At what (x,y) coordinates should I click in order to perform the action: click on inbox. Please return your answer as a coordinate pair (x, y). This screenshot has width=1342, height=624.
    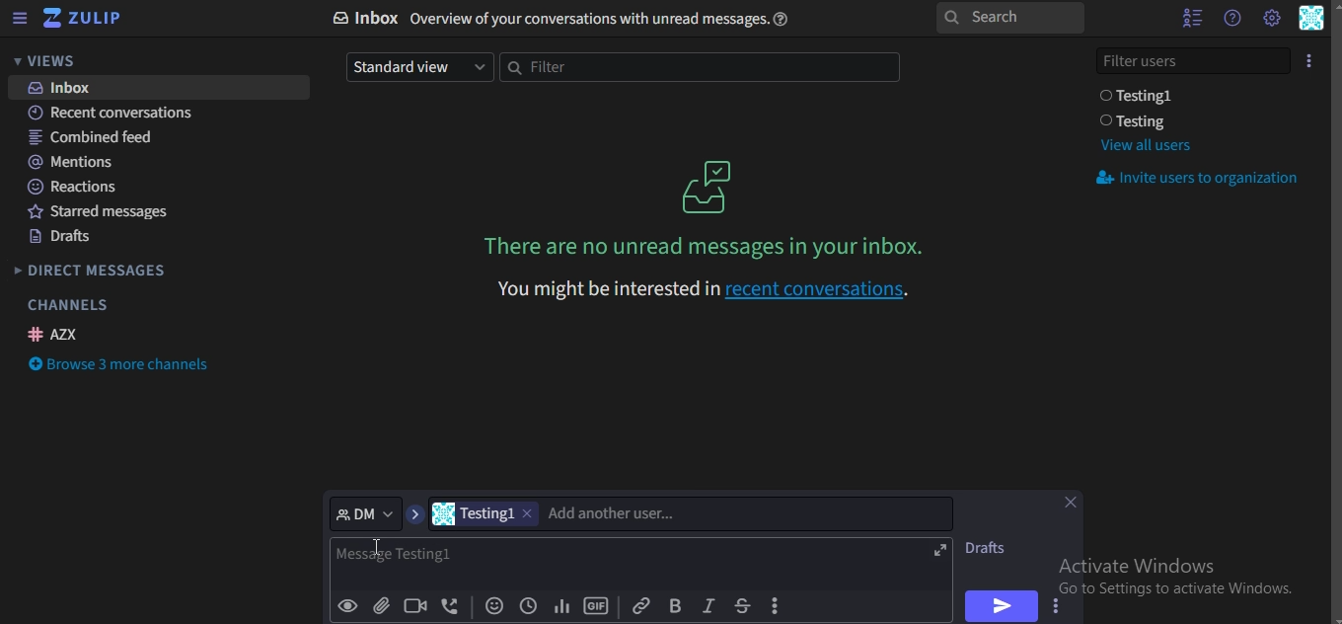
    Looking at the image, I should click on (66, 88).